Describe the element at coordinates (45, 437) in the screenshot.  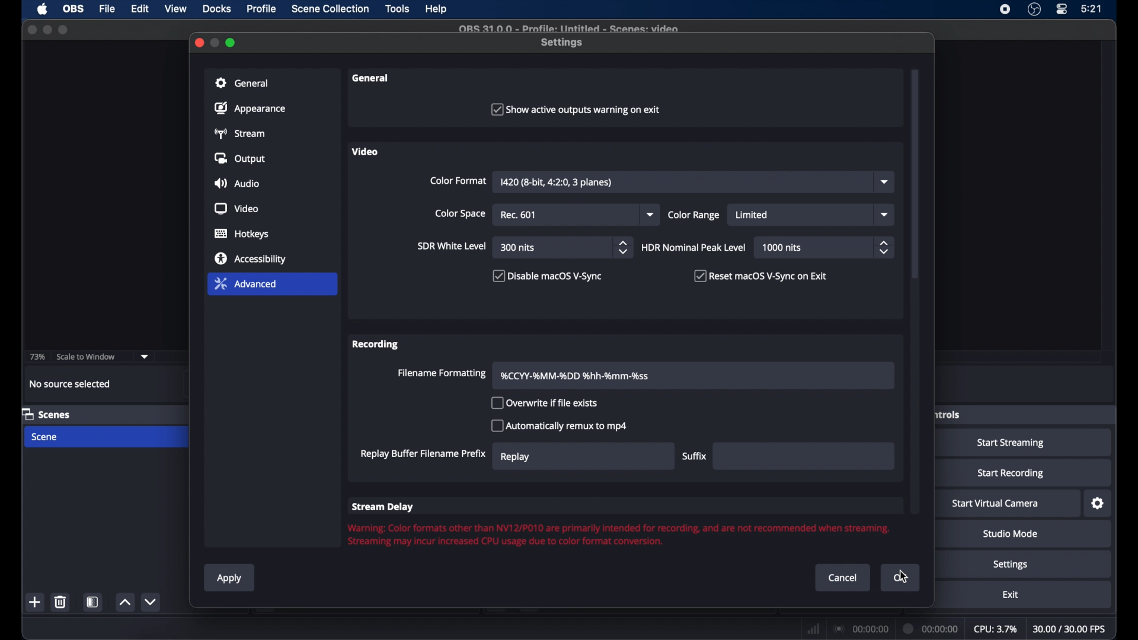
I see `scene` at that location.